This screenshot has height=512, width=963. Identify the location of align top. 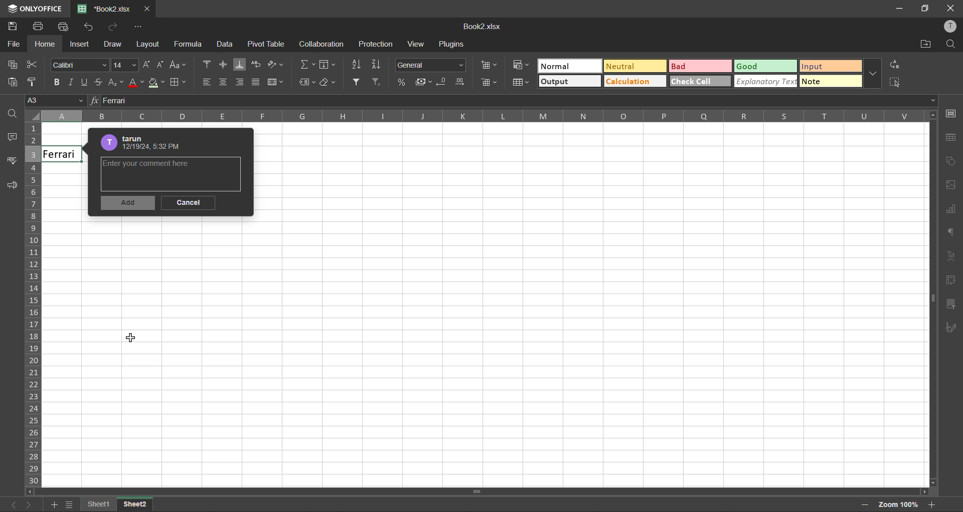
(205, 66).